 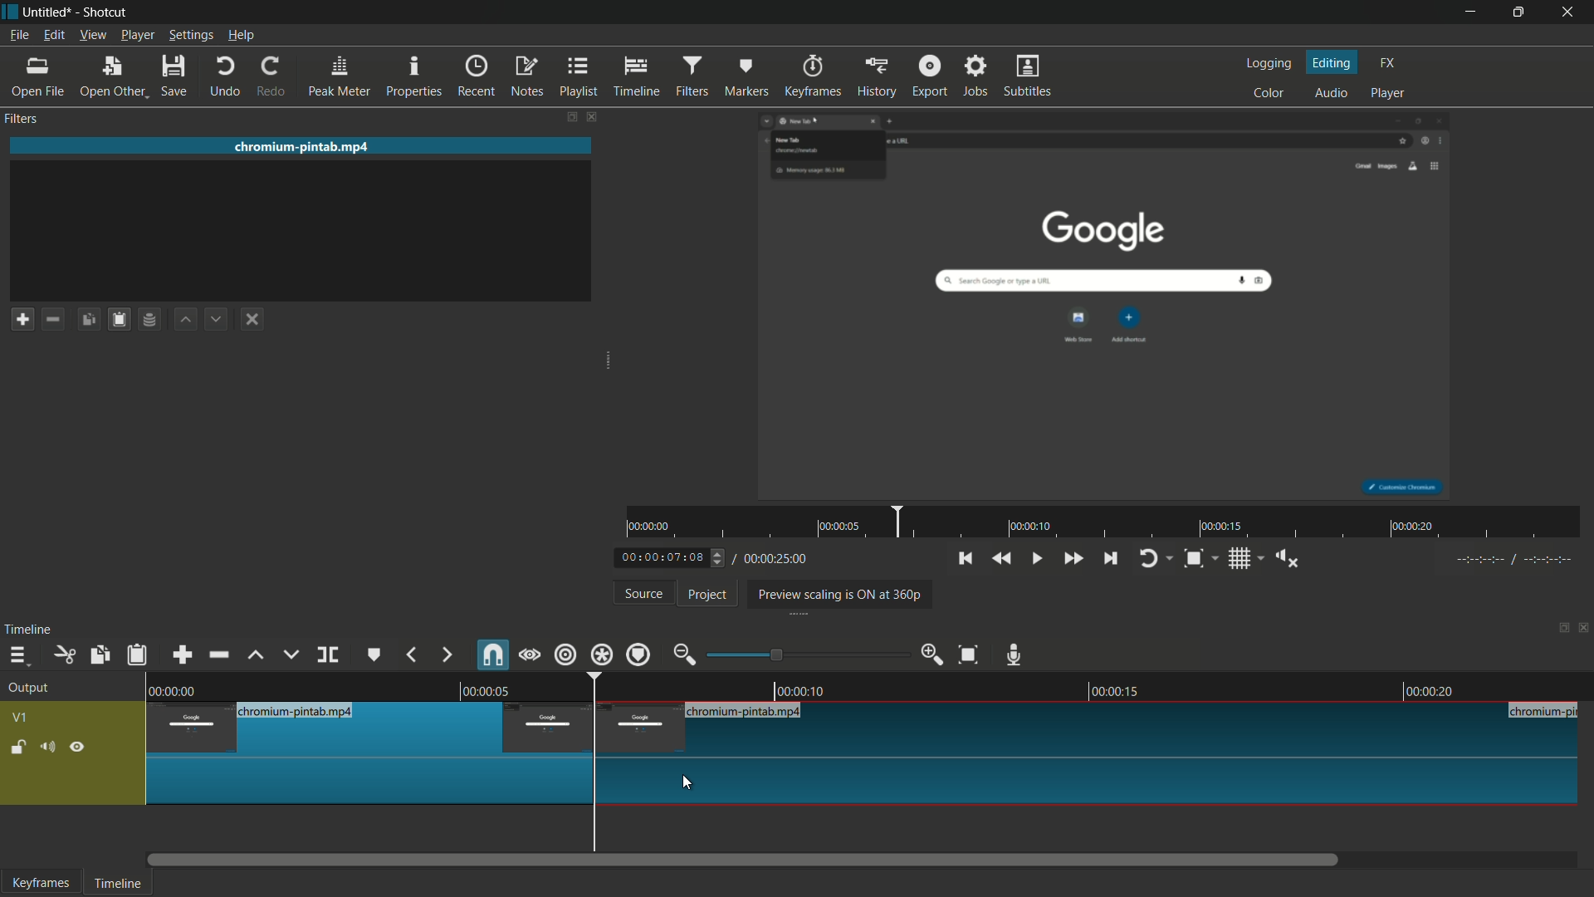 I want to click on markers, so click(x=745, y=77).